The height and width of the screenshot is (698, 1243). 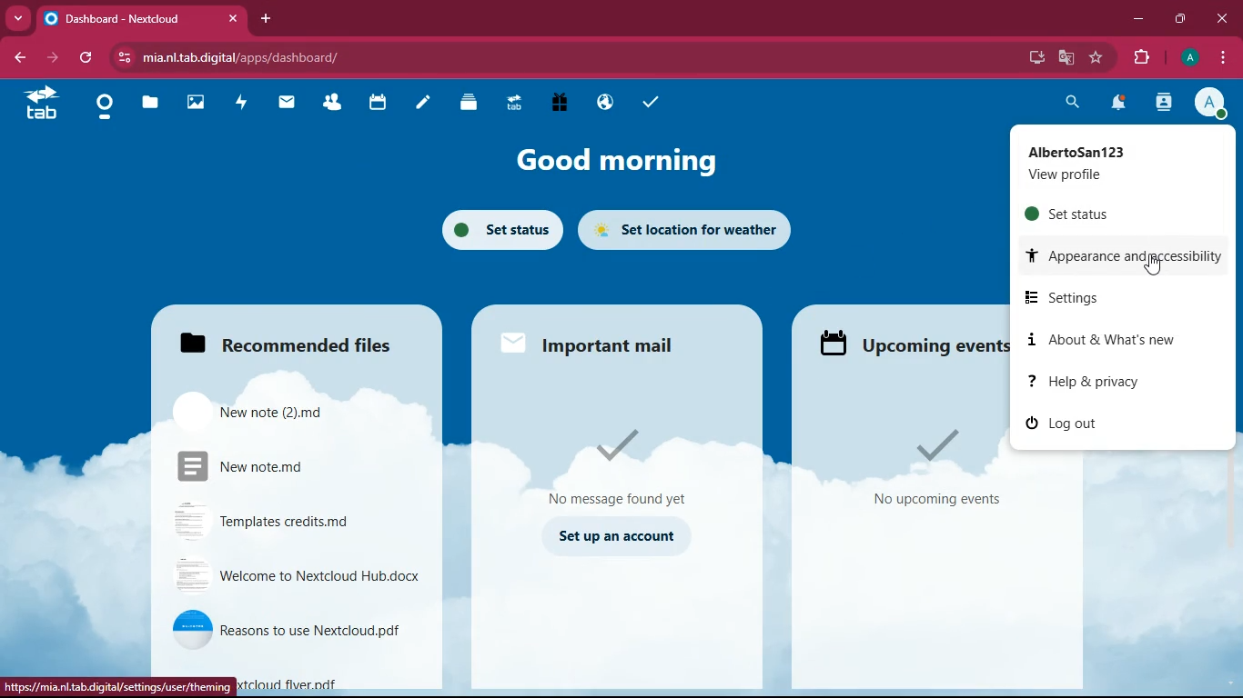 I want to click on tab, so click(x=520, y=104).